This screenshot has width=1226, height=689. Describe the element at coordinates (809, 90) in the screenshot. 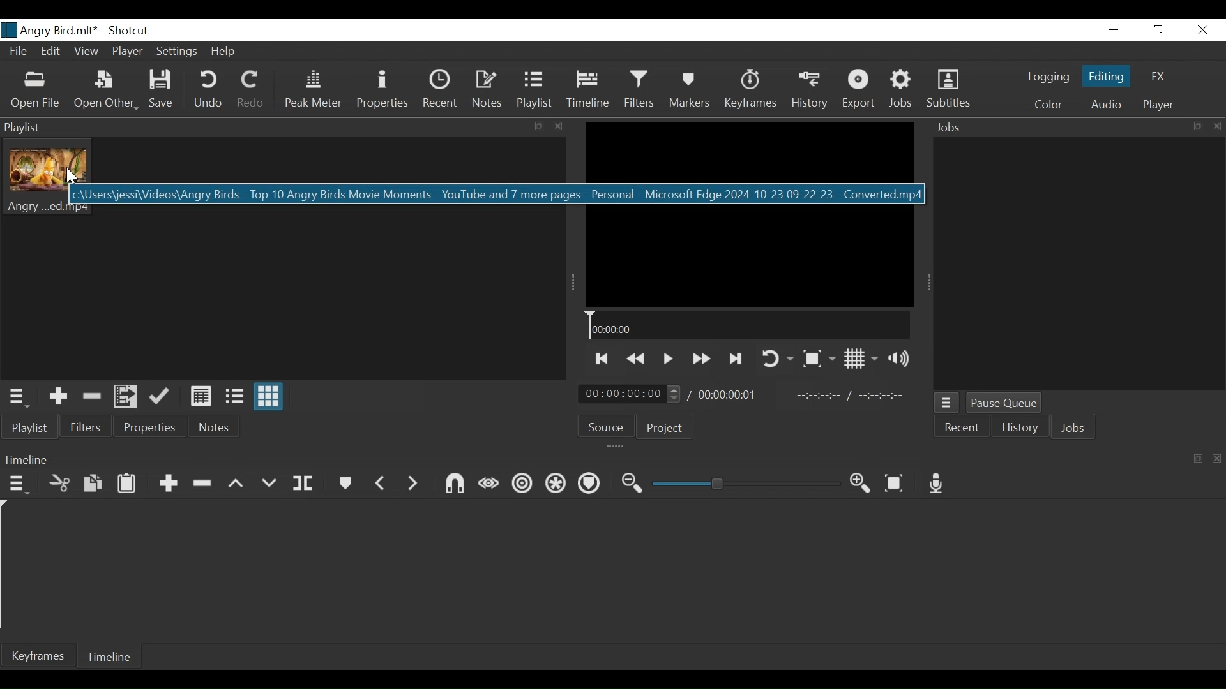

I see `History` at that location.